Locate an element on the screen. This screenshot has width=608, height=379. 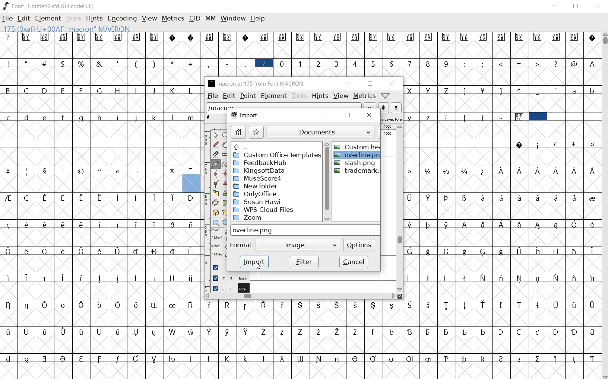
knife is located at coordinates (215, 155).